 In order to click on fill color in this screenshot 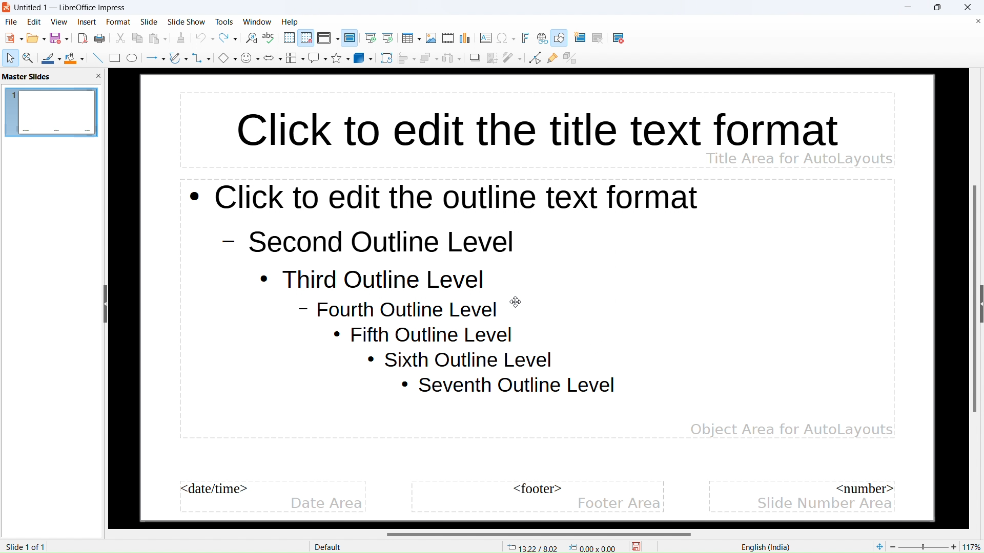, I will do `click(75, 58)`.